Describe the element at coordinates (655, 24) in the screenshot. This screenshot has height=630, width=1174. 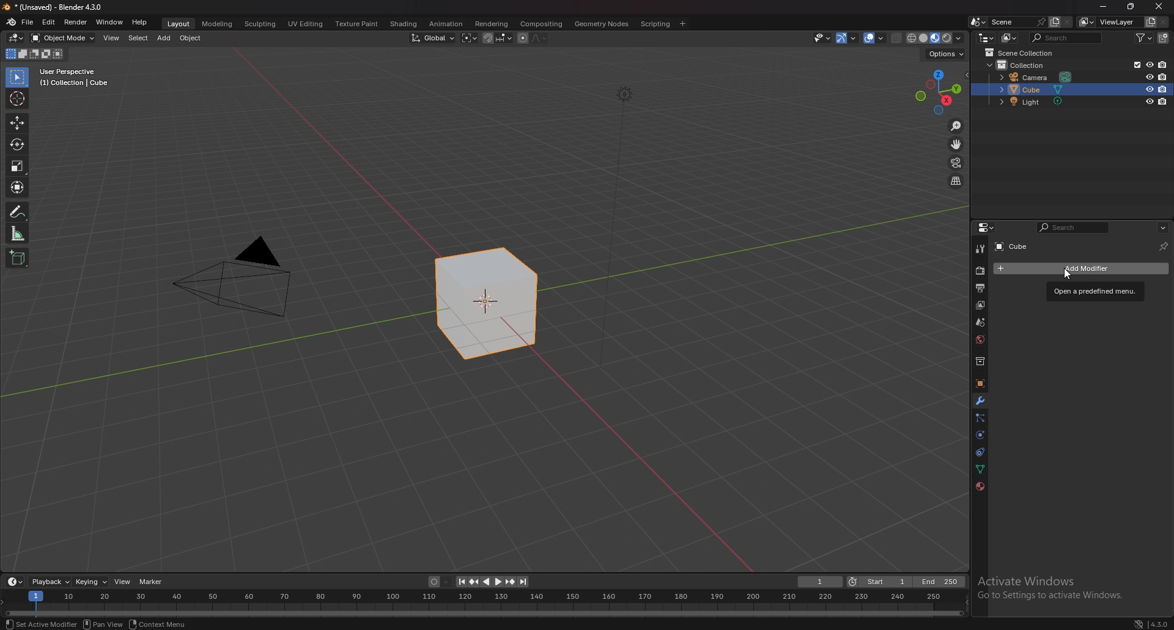
I see `scripting` at that location.